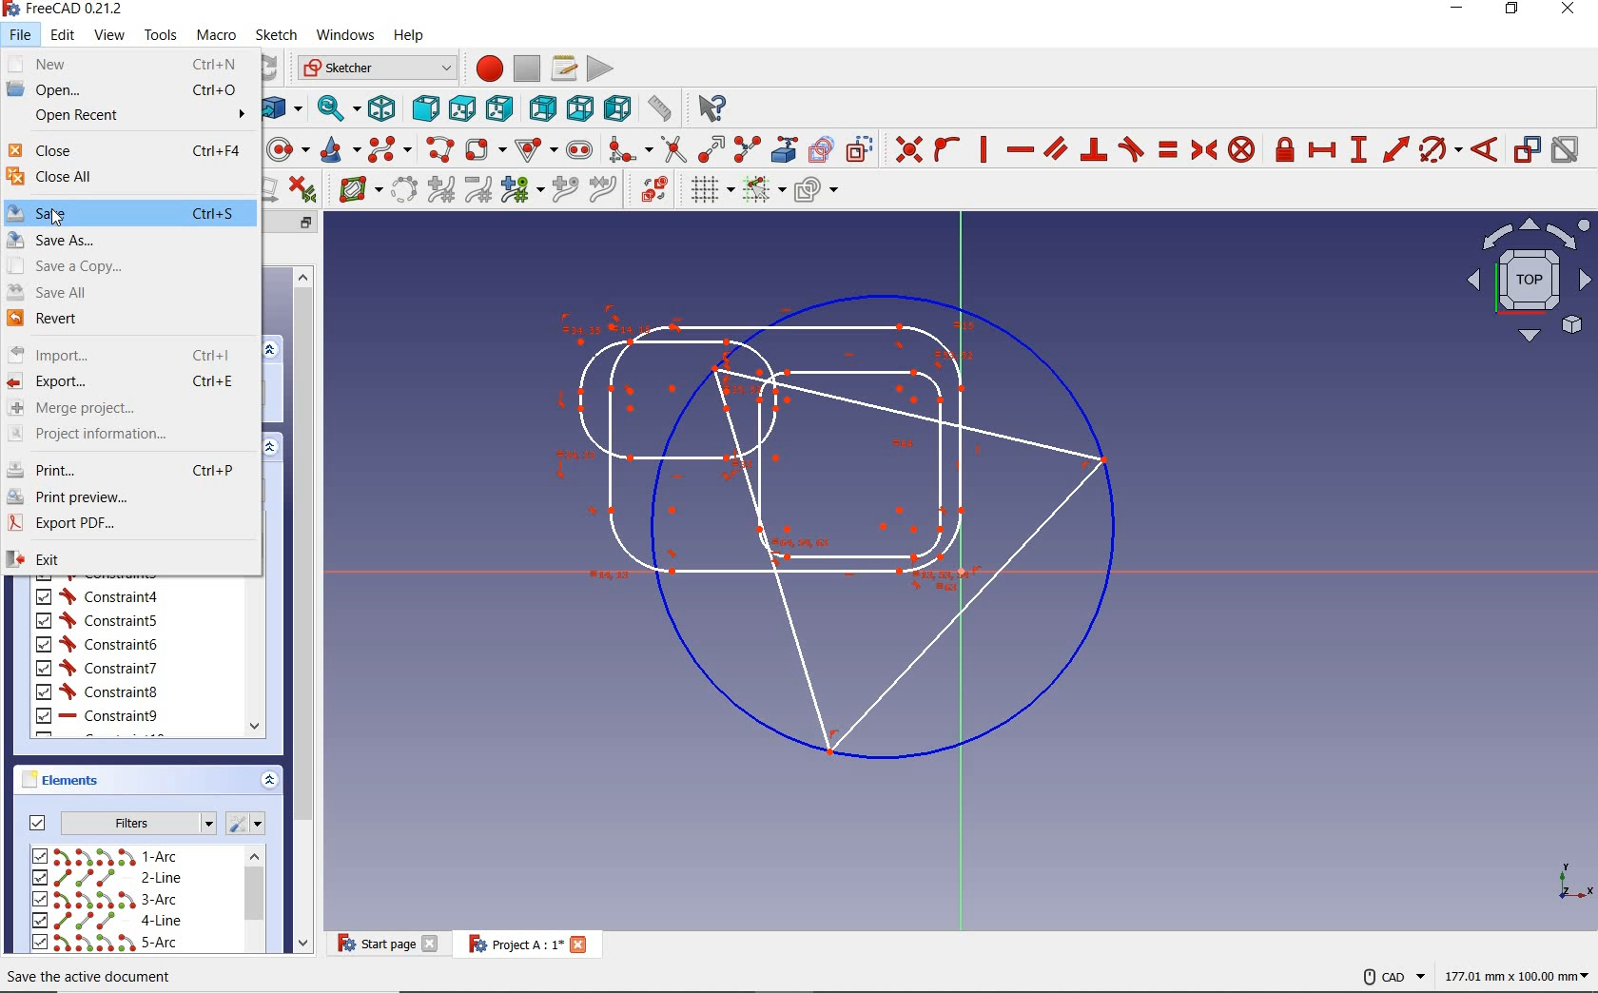  I want to click on 3-arc, so click(106, 900).